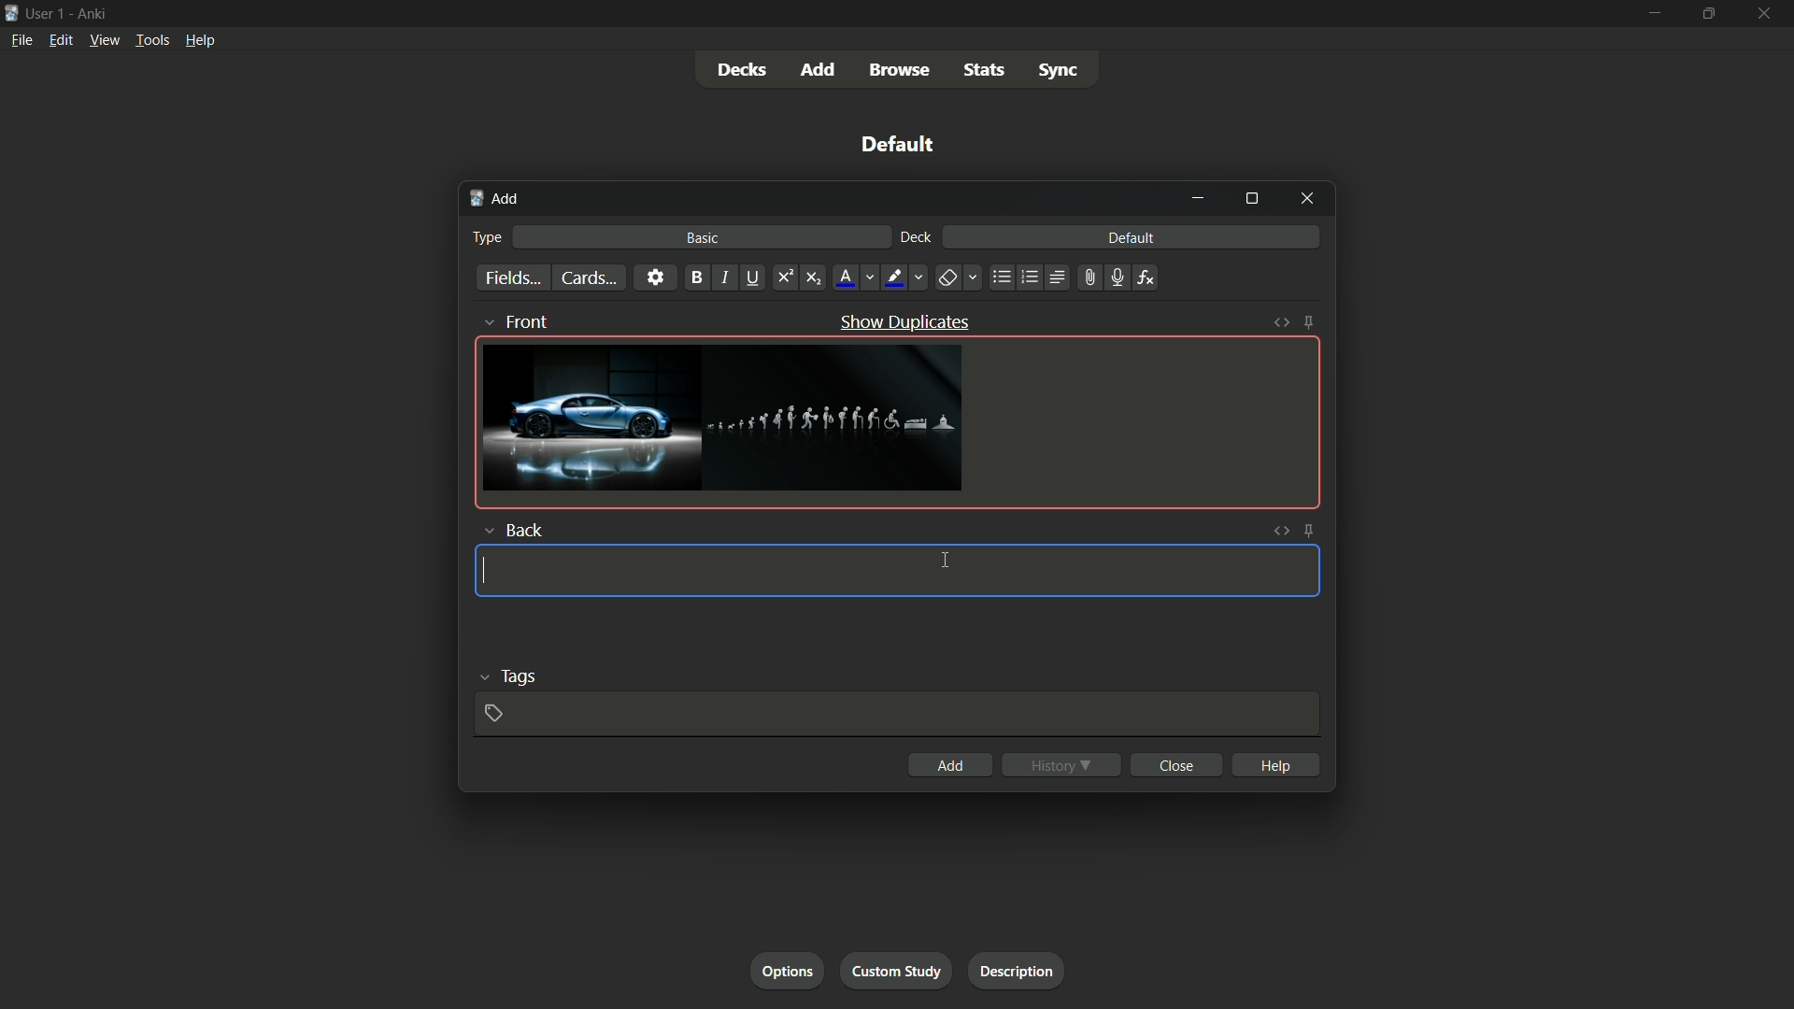 This screenshot has height=1009, width=1794. Describe the element at coordinates (904, 277) in the screenshot. I see `text highlight` at that location.